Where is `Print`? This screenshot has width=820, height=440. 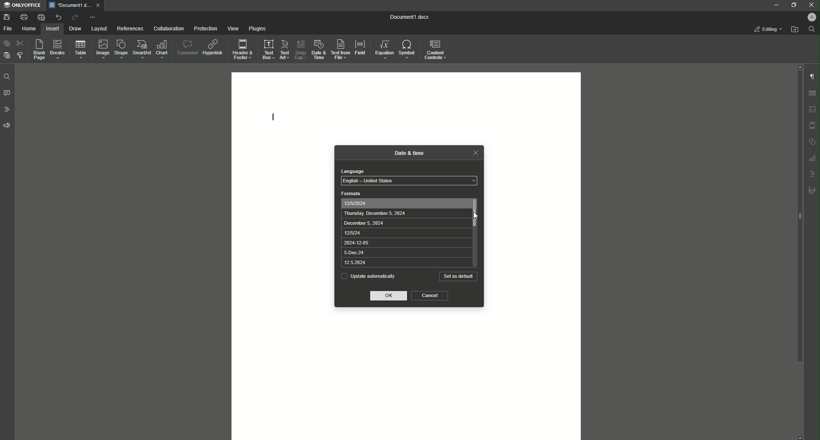 Print is located at coordinates (24, 17).